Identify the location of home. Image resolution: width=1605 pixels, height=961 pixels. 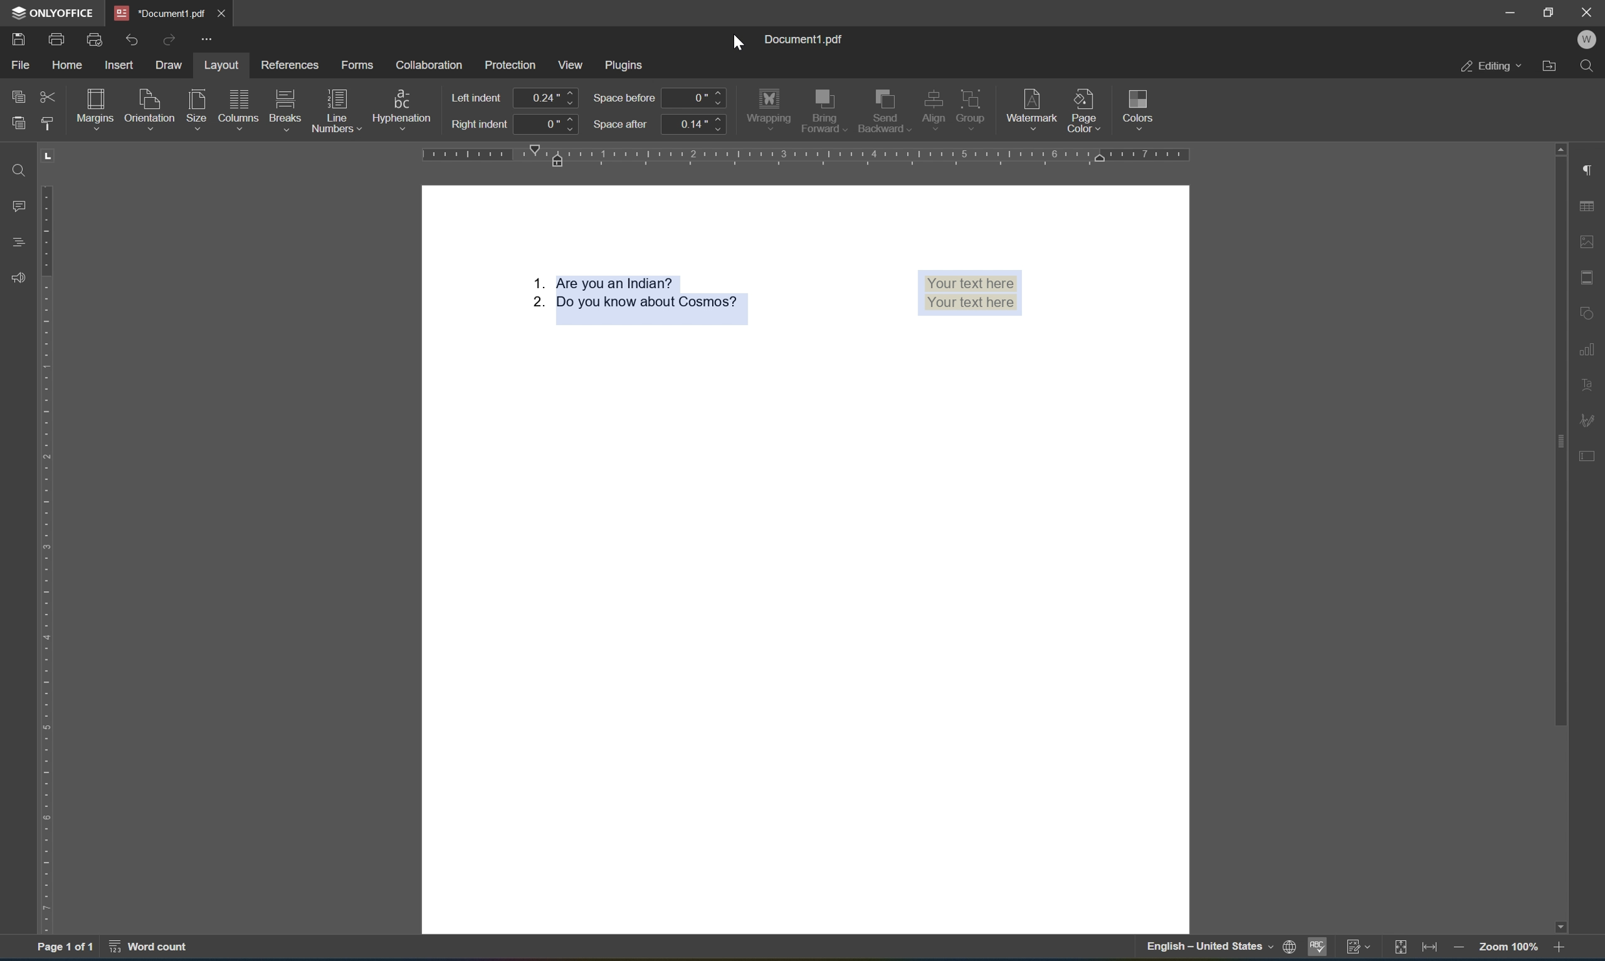
(69, 65).